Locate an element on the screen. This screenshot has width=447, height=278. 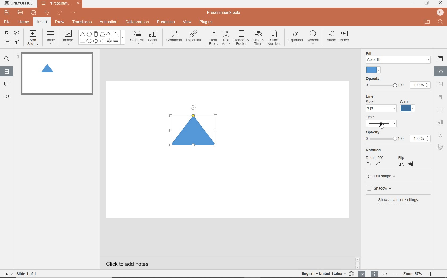
CHART is located at coordinates (154, 38).